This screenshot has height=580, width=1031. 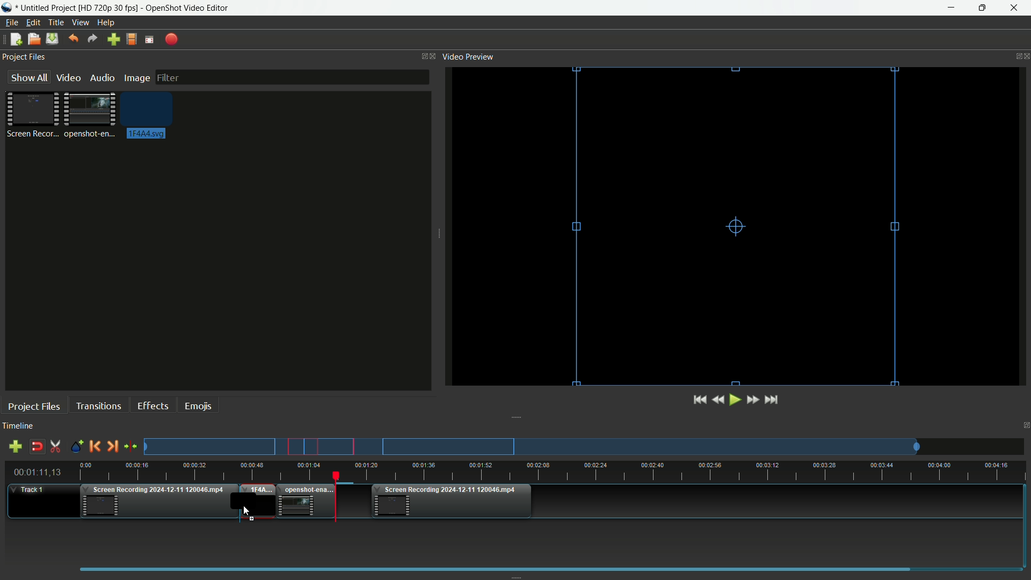 What do you see at coordinates (131, 447) in the screenshot?
I see `center the timeline on the playhead` at bounding box center [131, 447].